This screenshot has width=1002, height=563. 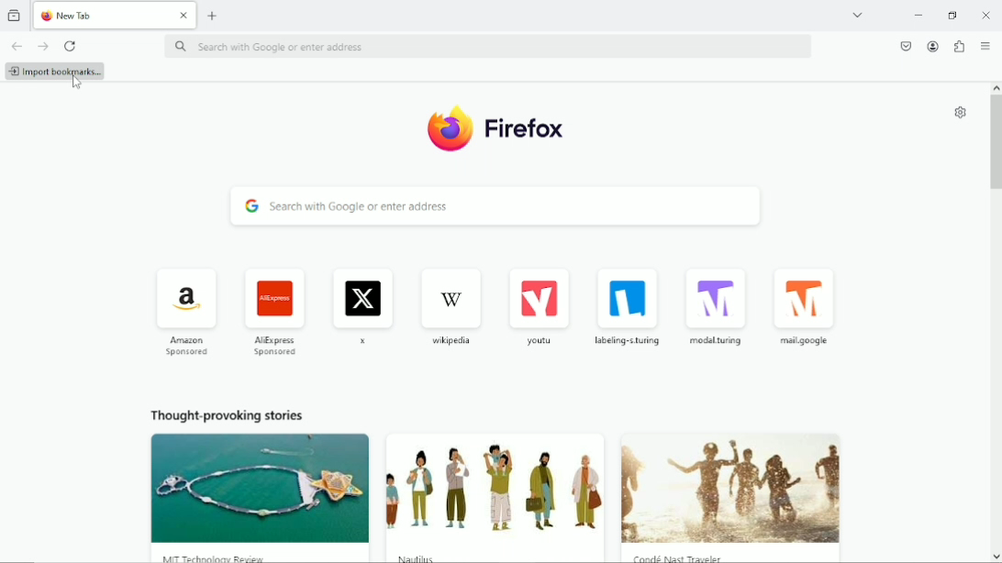 What do you see at coordinates (362, 308) in the screenshot?
I see `x` at bounding box center [362, 308].